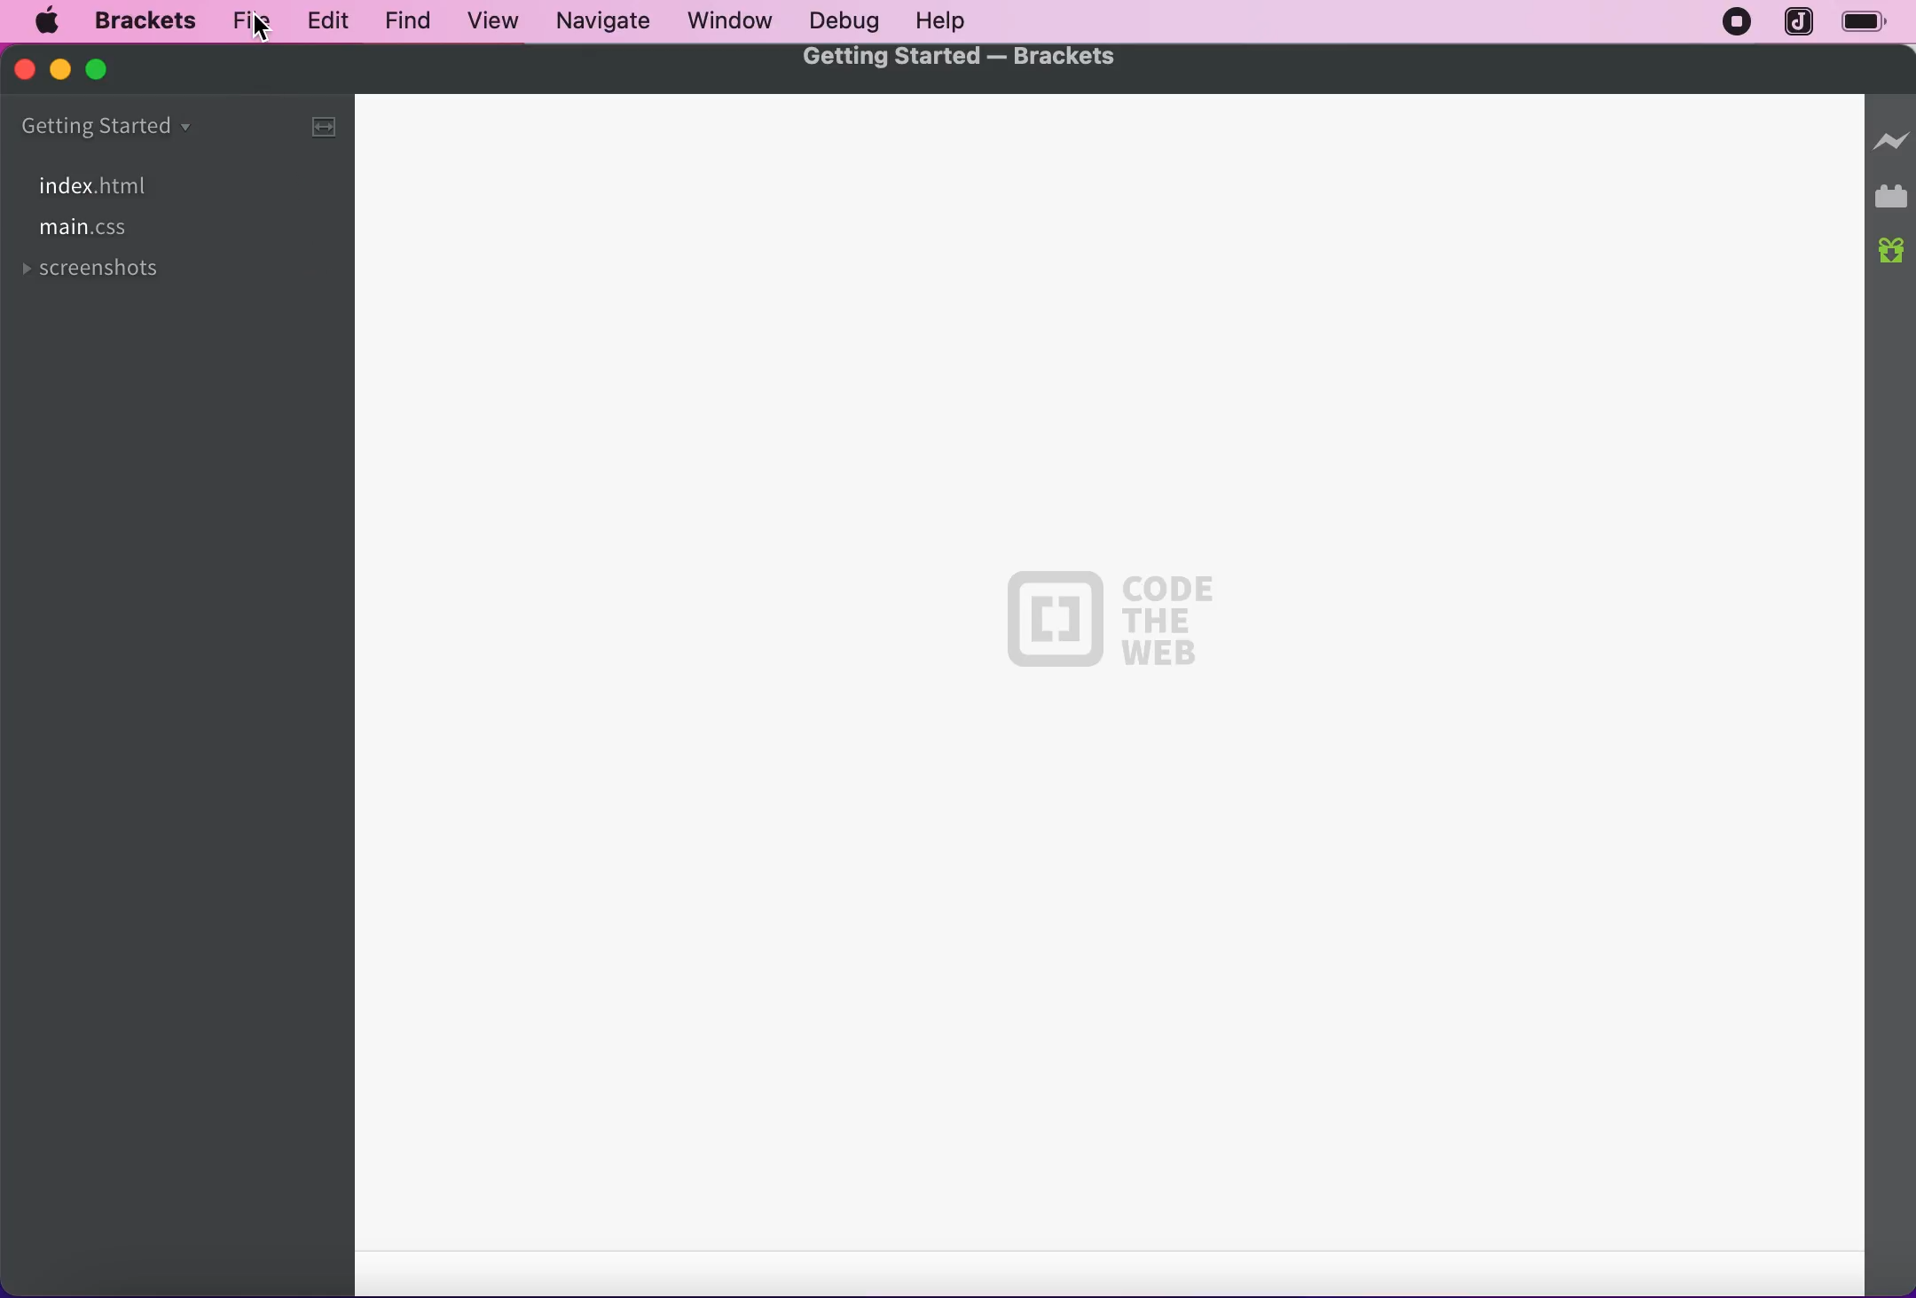 This screenshot has height=1298, width=1916. What do you see at coordinates (965, 59) in the screenshot?
I see `getting started - brackets` at bounding box center [965, 59].